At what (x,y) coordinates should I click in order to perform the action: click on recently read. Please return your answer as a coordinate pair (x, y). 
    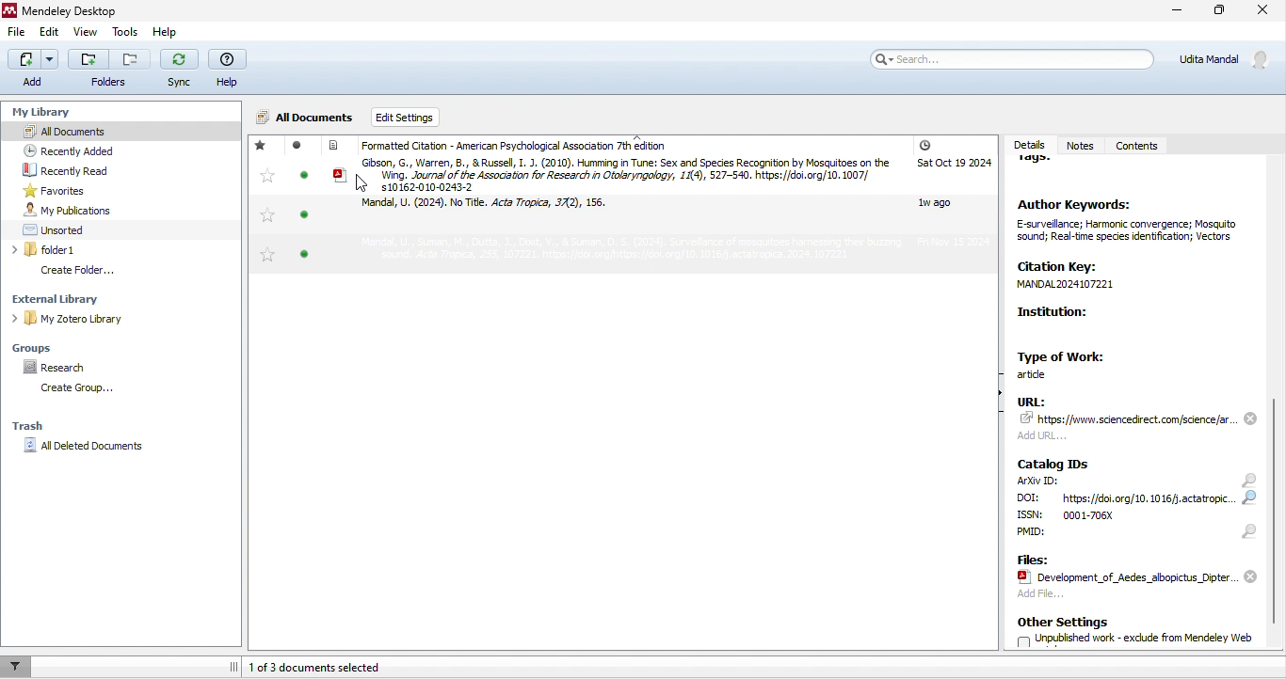
    Looking at the image, I should click on (86, 171).